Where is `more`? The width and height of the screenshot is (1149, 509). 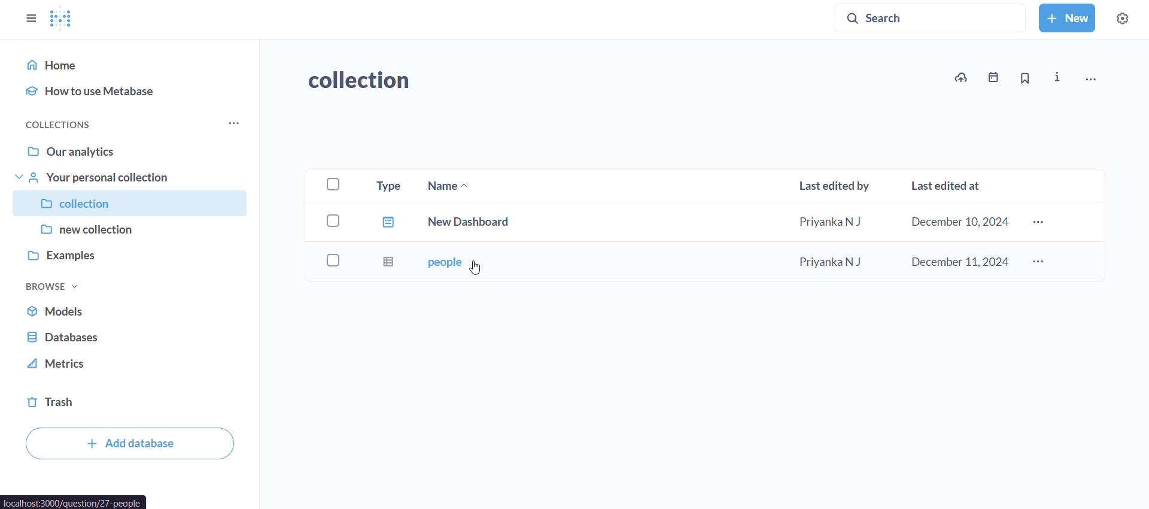
more is located at coordinates (235, 125).